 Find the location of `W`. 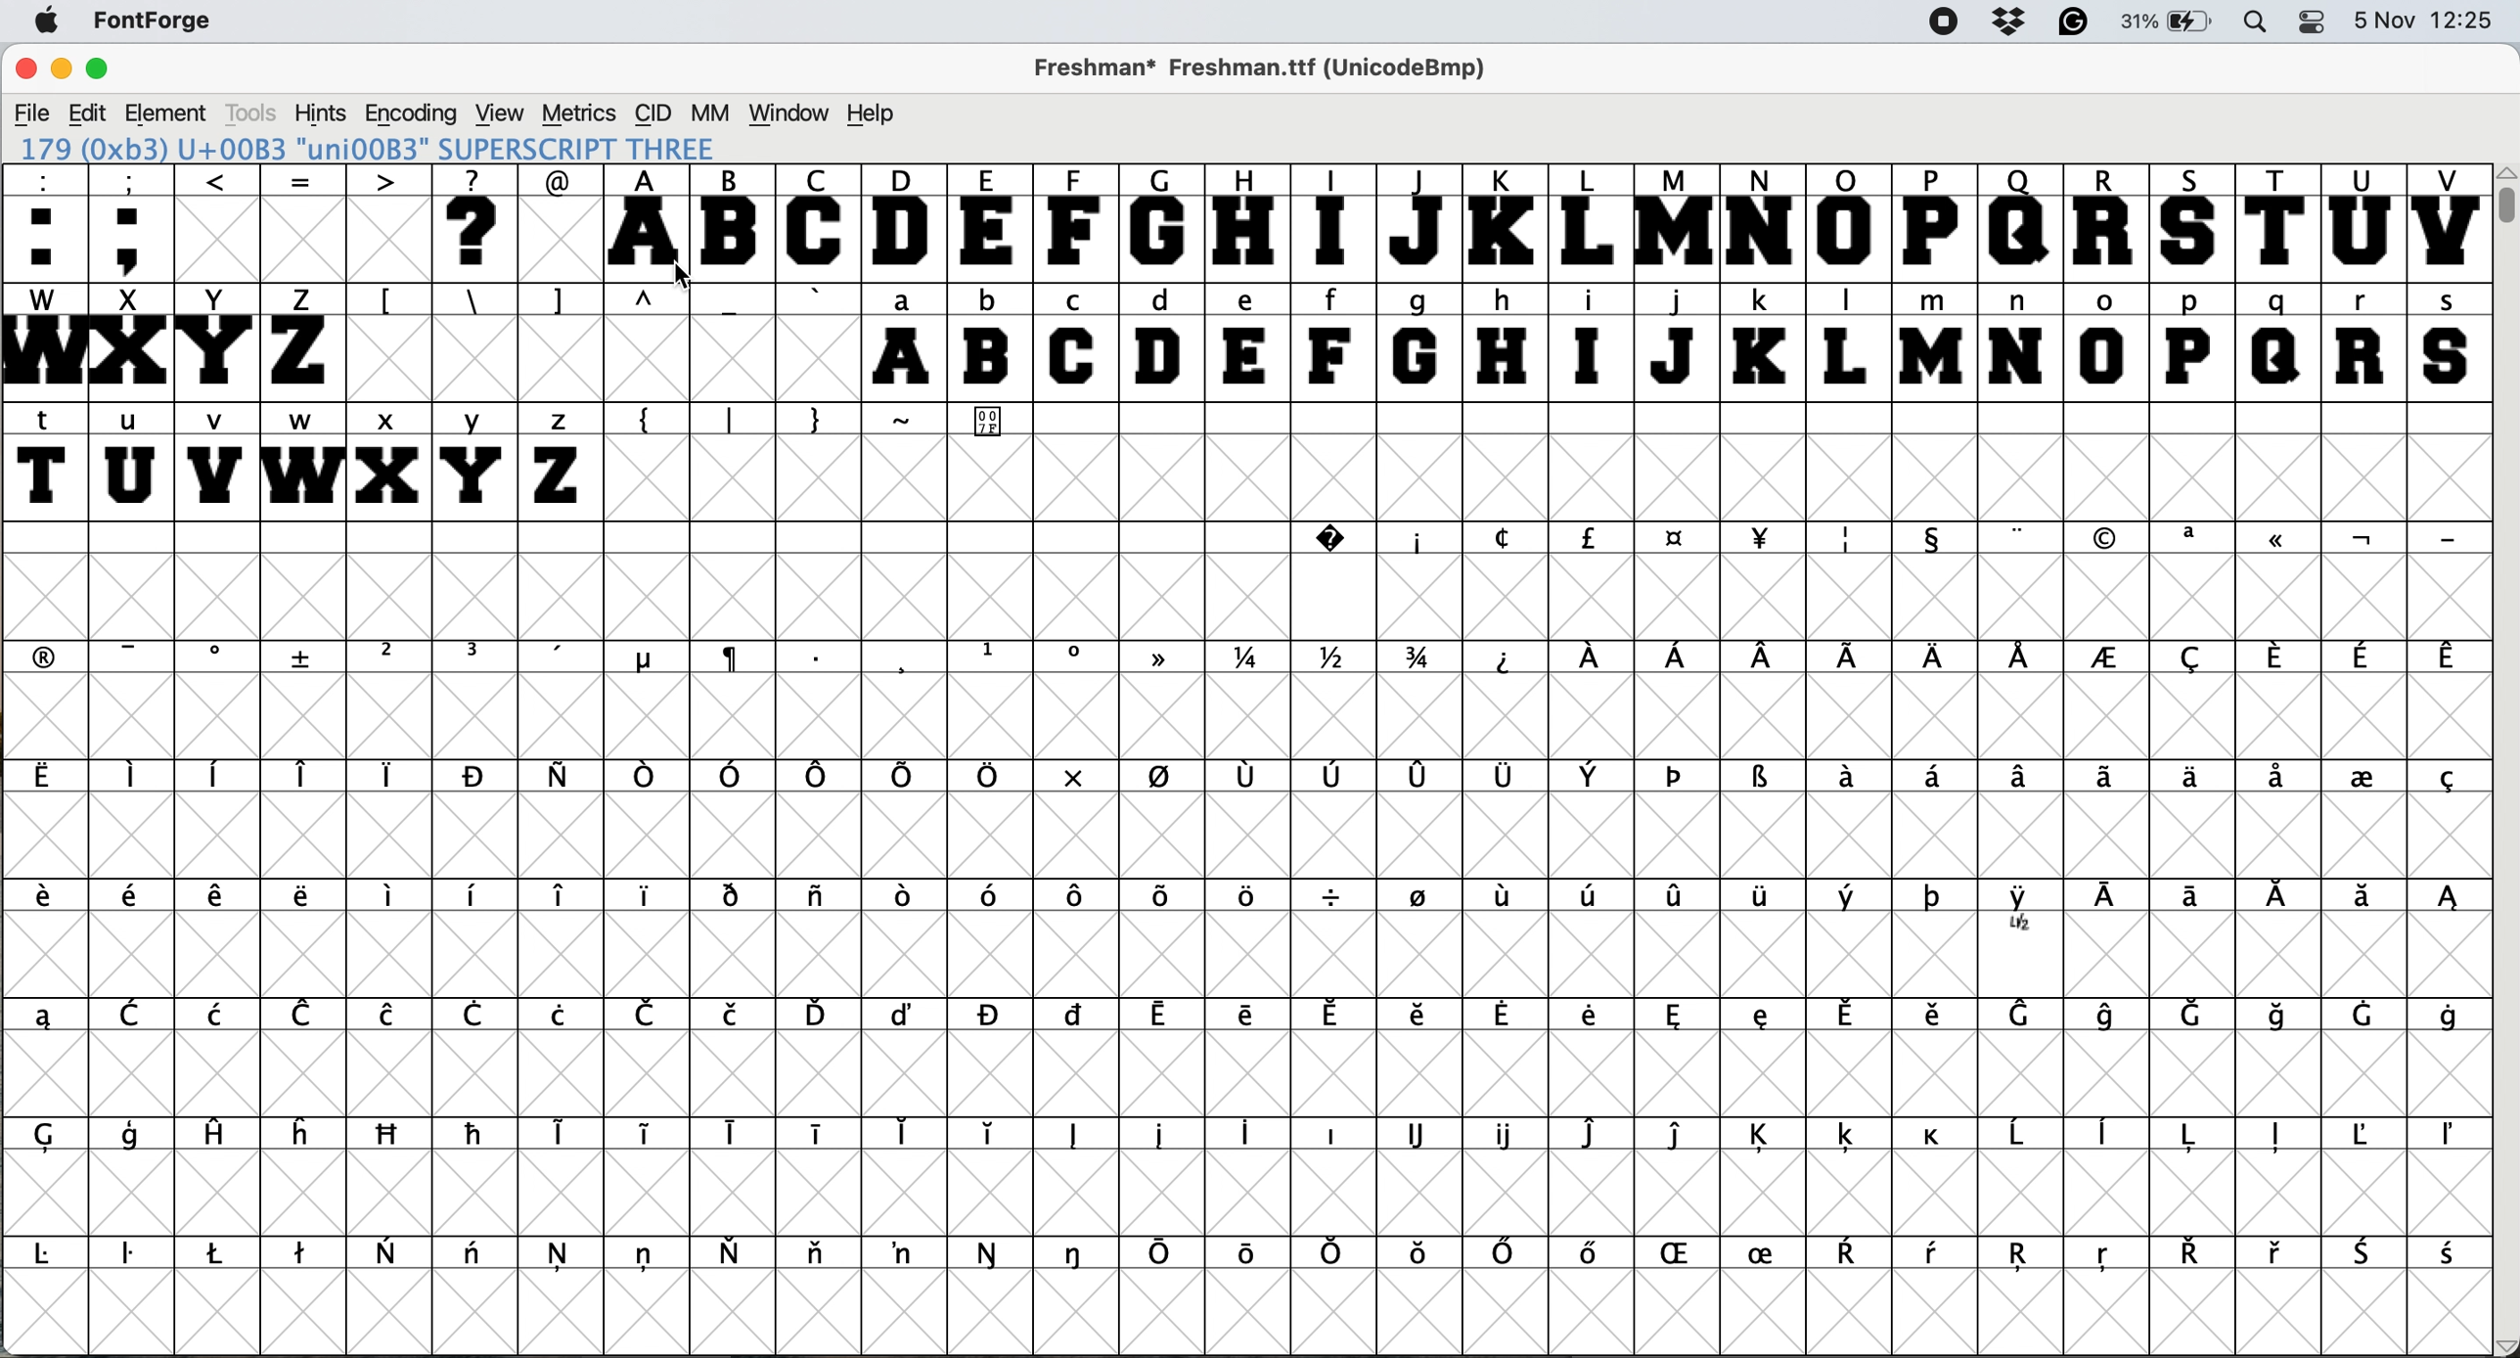

W is located at coordinates (42, 341).